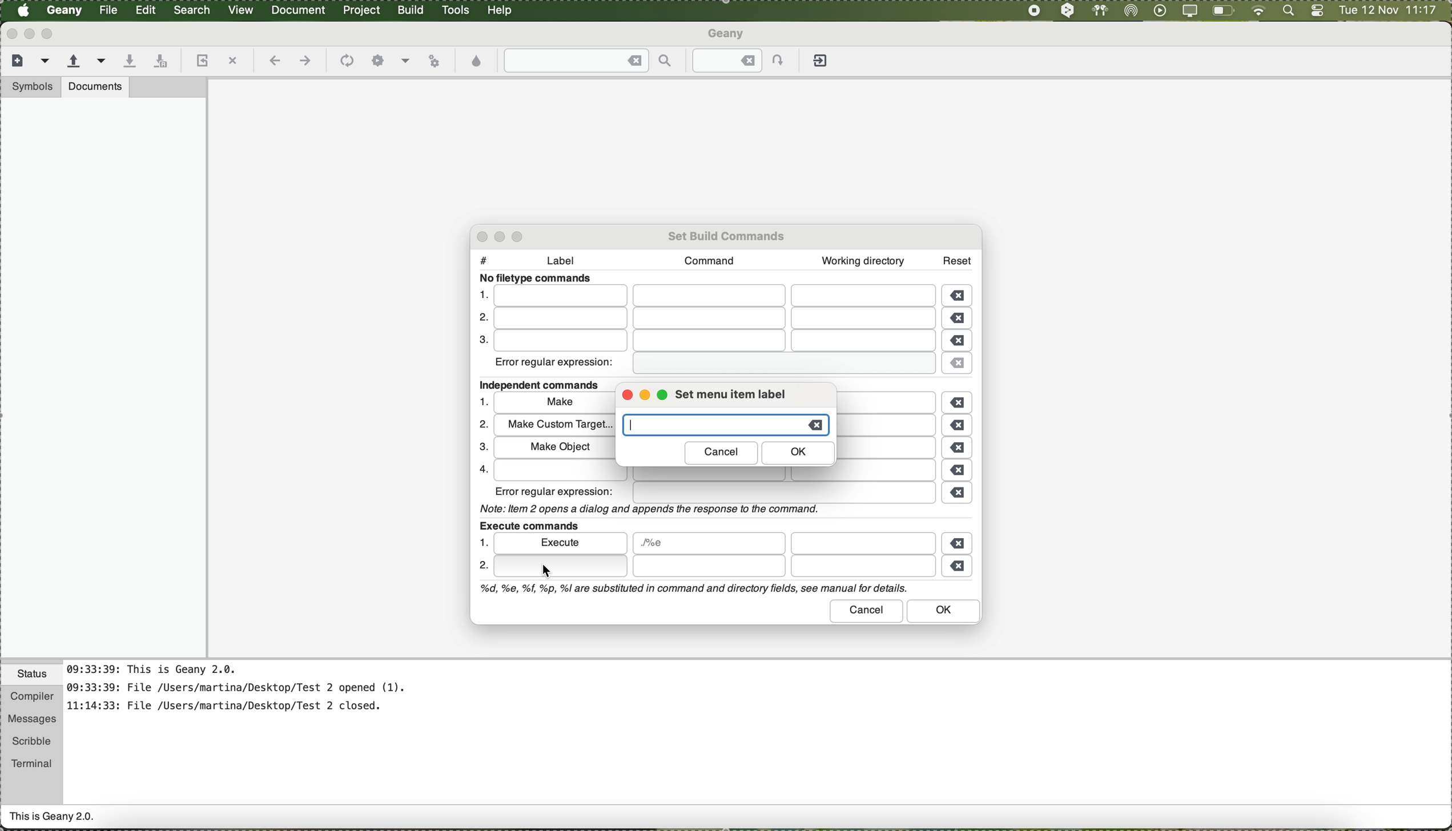  I want to click on messages, so click(31, 720).